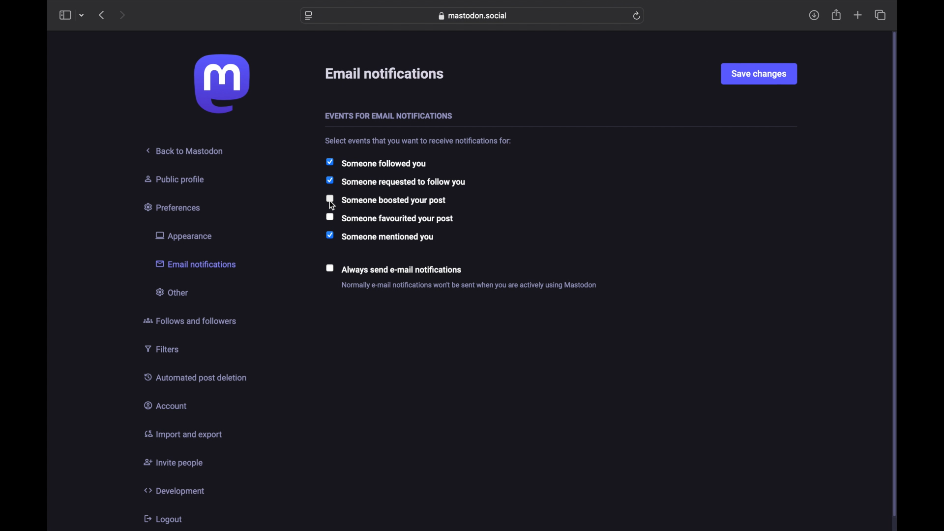 The width and height of the screenshot is (944, 531). What do you see at coordinates (171, 292) in the screenshot?
I see `other` at bounding box center [171, 292].